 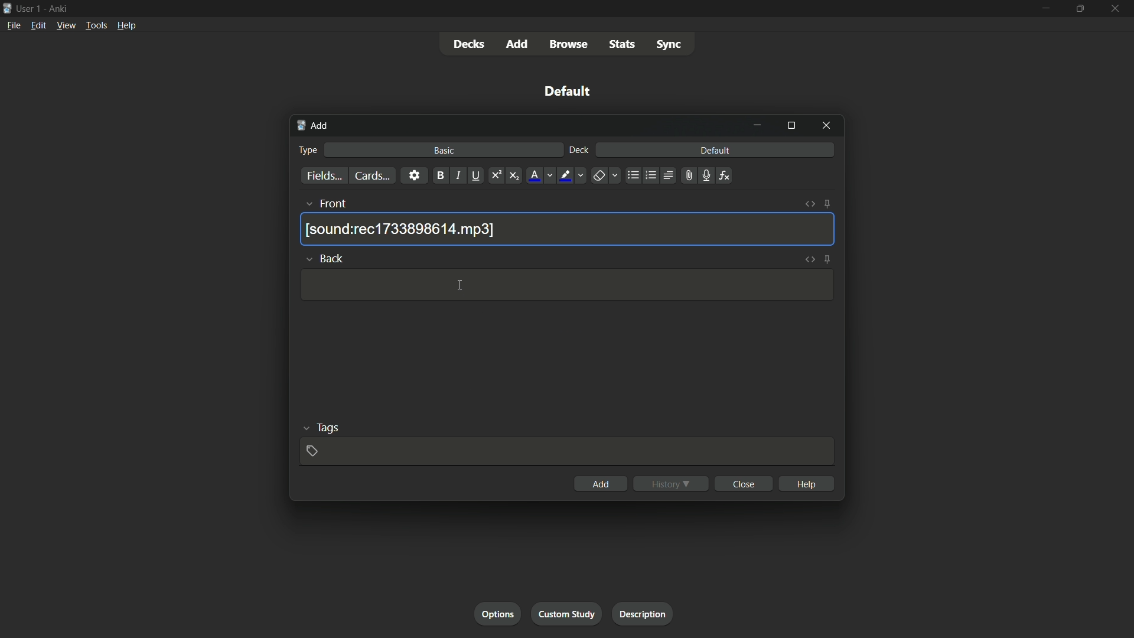 What do you see at coordinates (650, 175) in the screenshot?
I see `ordered list` at bounding box center [650, 175].